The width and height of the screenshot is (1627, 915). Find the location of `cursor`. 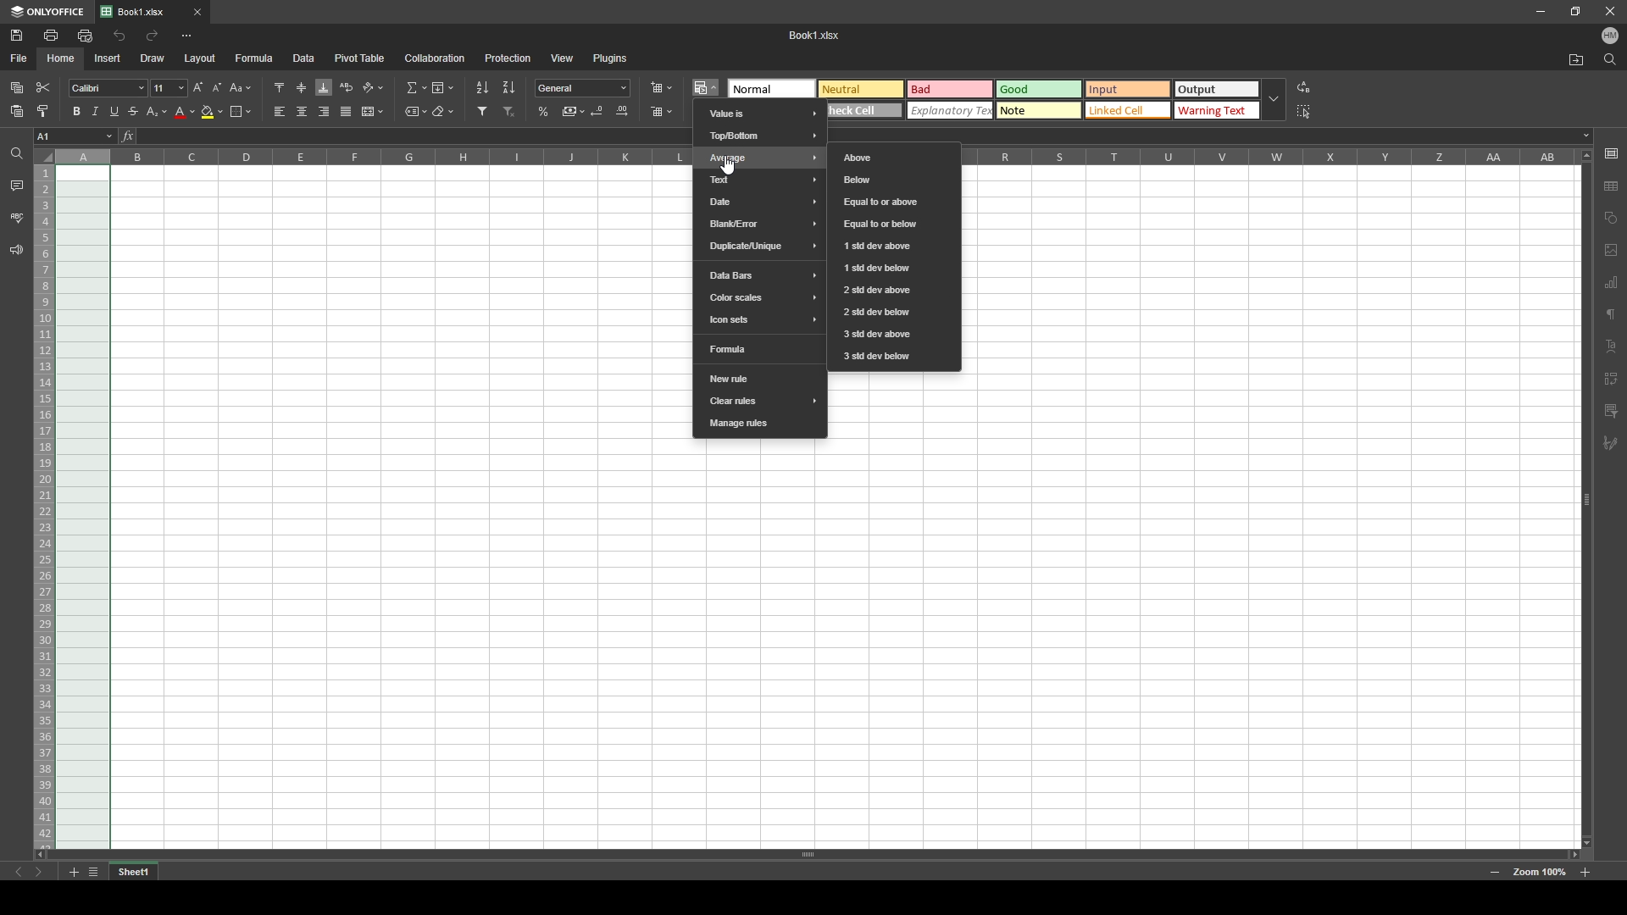

cursor is located at coordinates (708, 93).